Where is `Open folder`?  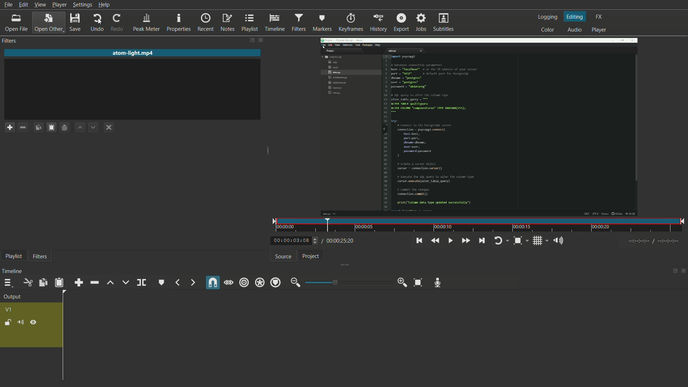 Open folder is located at coordinates (48, 23).